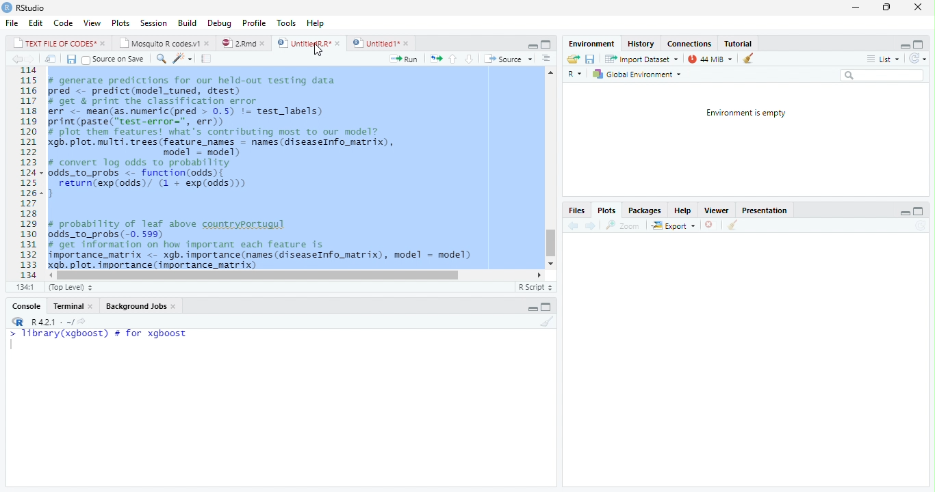 The image size is (935, 492). Describe the element at coordinates (16, 59) in the screenshot. I see `Previous` at that location.